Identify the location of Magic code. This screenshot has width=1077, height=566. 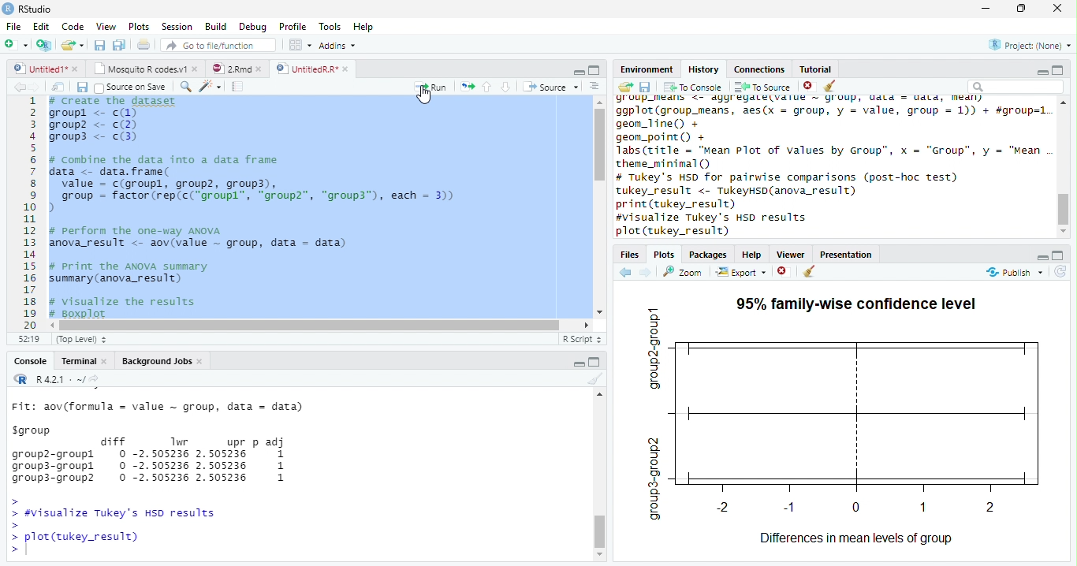
(211, 88).